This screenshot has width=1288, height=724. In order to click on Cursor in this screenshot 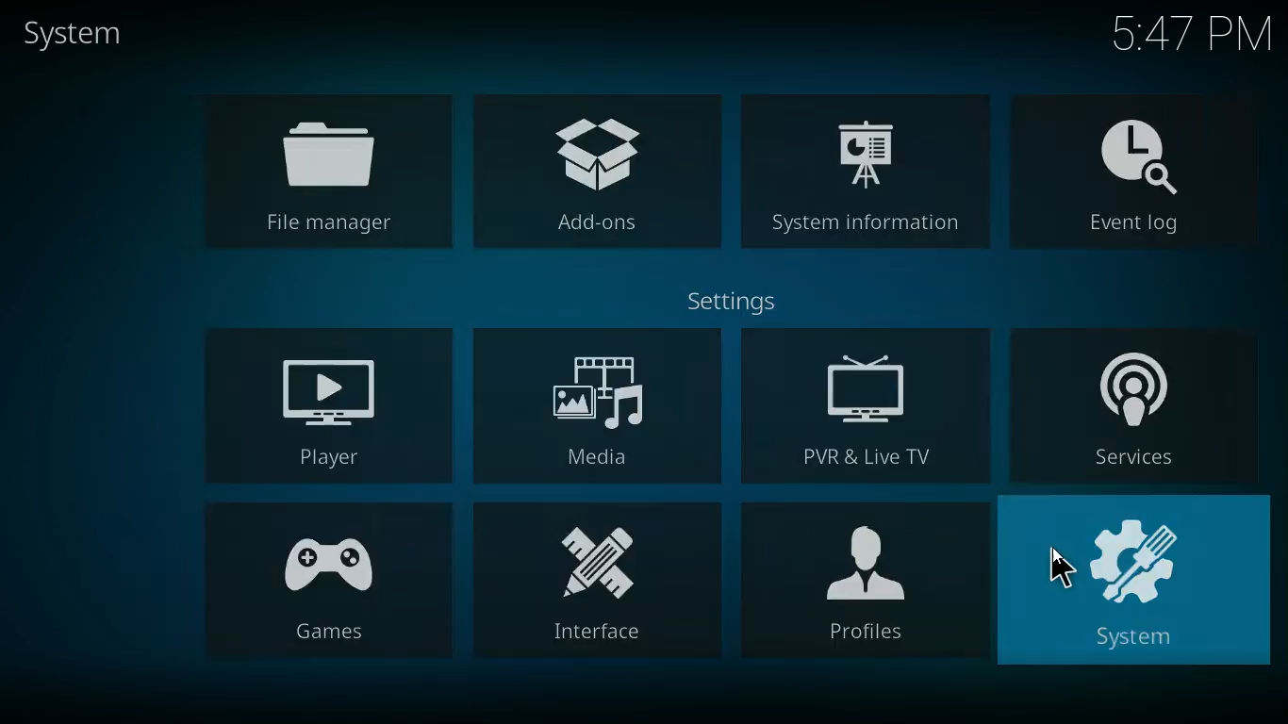, I will do `click(1064, 570)`.